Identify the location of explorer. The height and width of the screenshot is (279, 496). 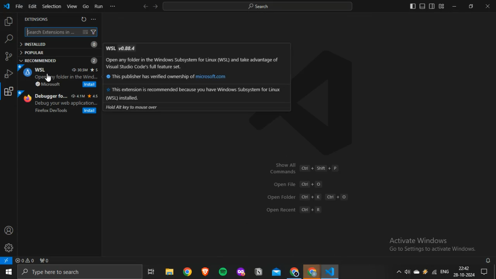
(8, 22).